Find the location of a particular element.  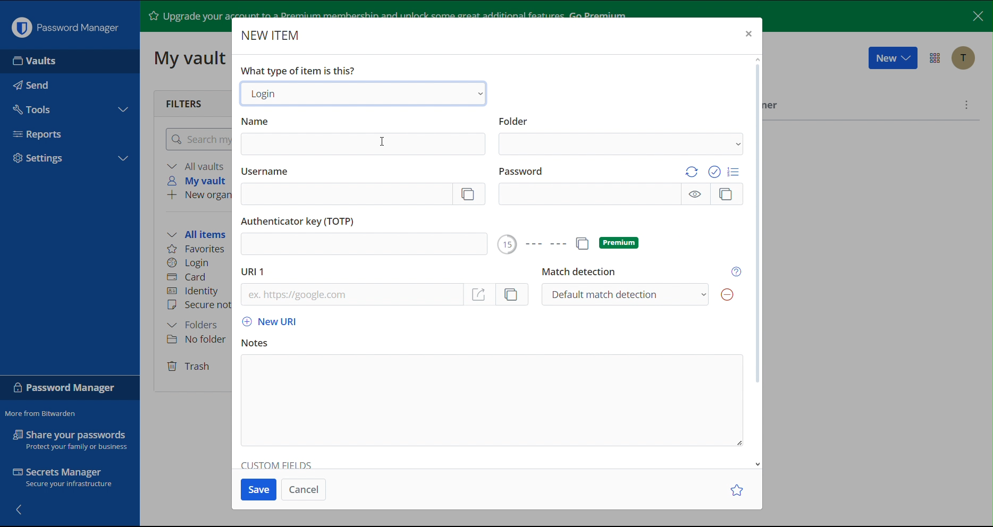

More is located at coordinates (965, 106).